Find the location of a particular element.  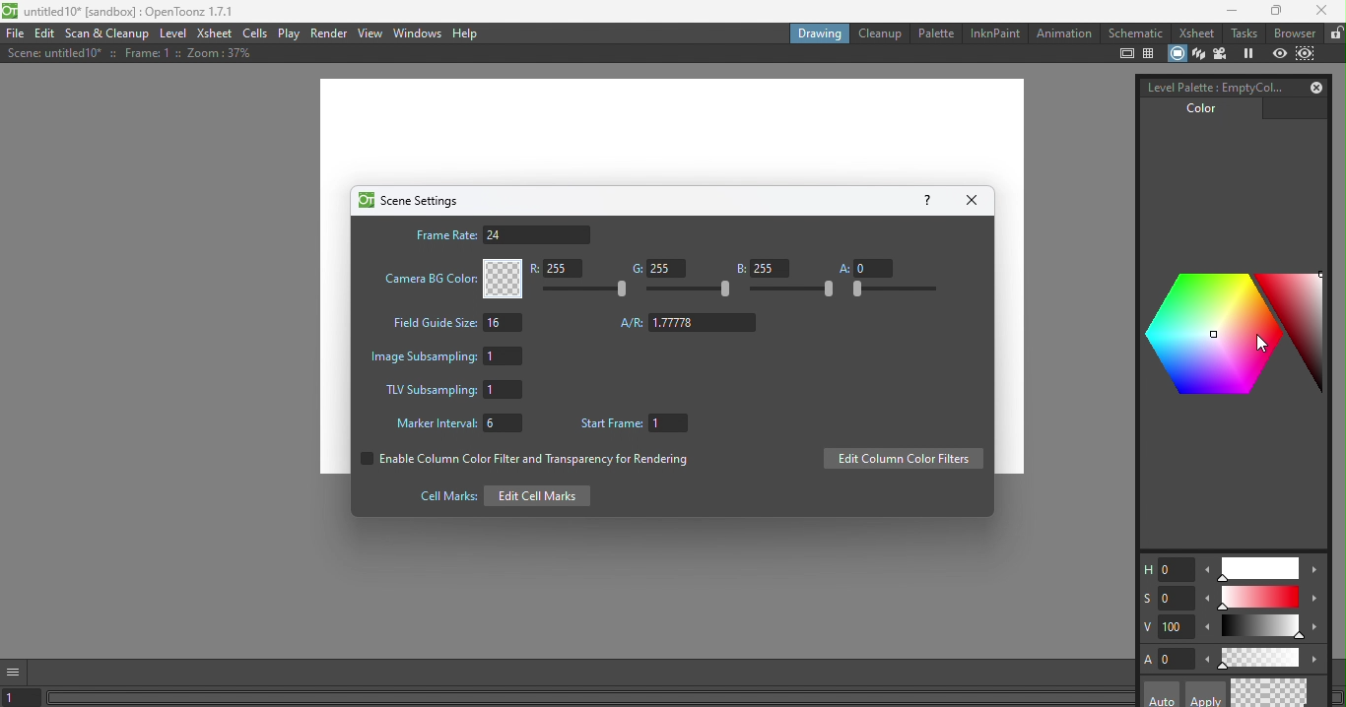

Decrease is located at coordinates (1208, 573).